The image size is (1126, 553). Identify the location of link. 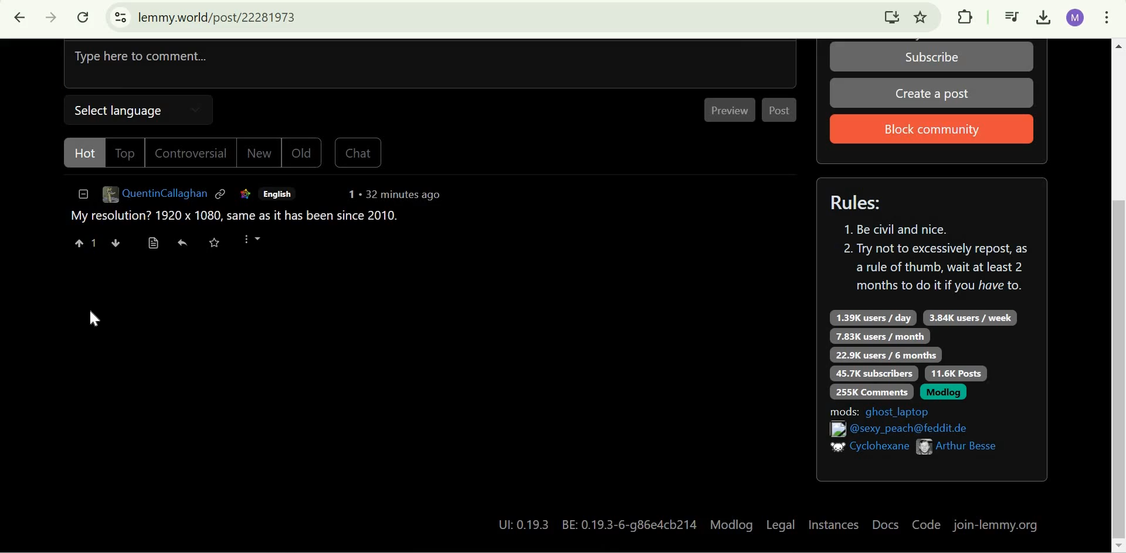
(222, 197).